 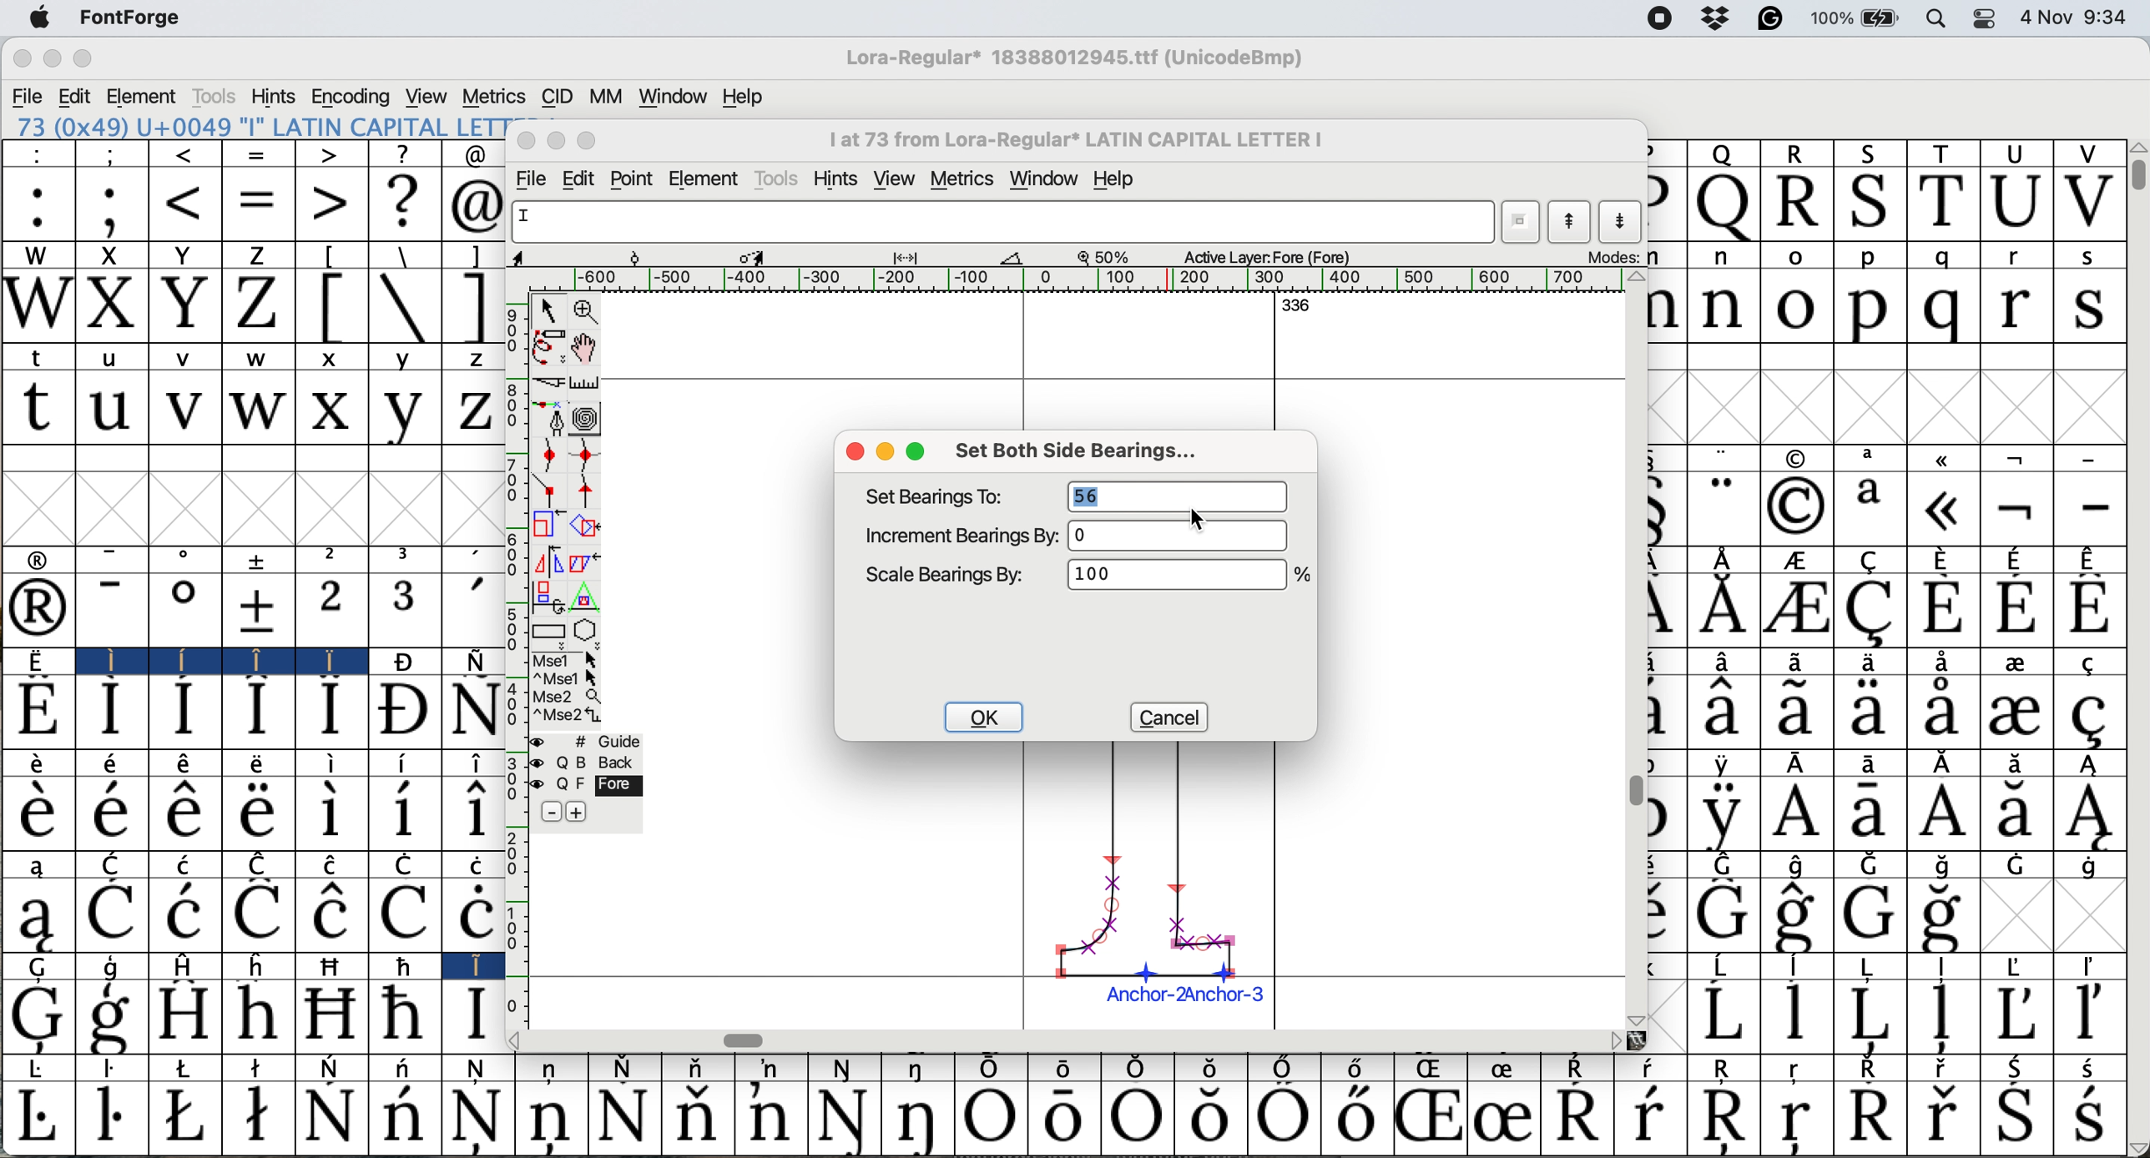 What do you see at coordinates (186, 561) in the screenshot?
I see `o` at bounding box center [186, 561].